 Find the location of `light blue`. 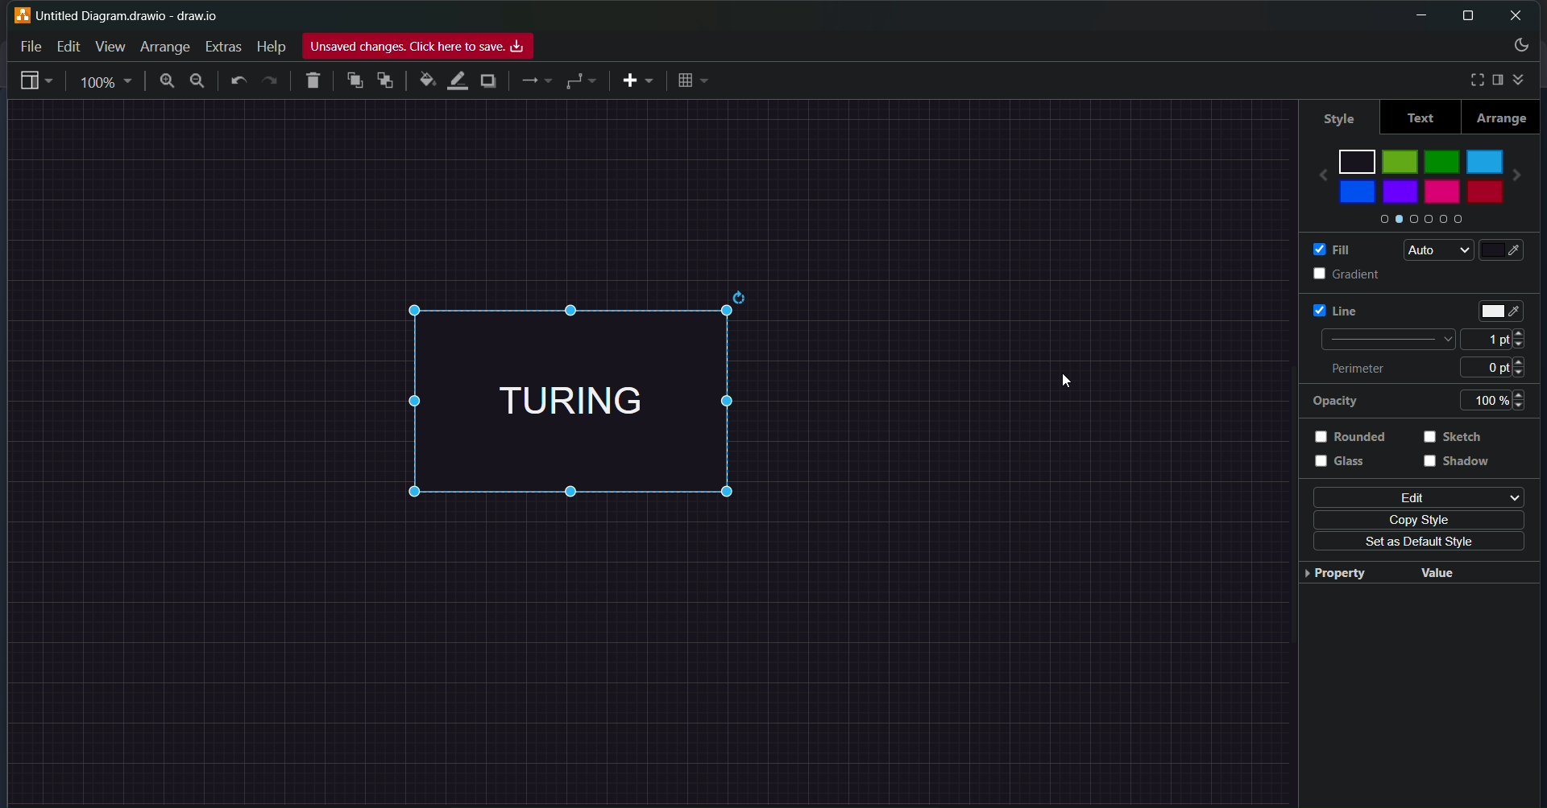

light blue is located at coordinates (1486, 159).